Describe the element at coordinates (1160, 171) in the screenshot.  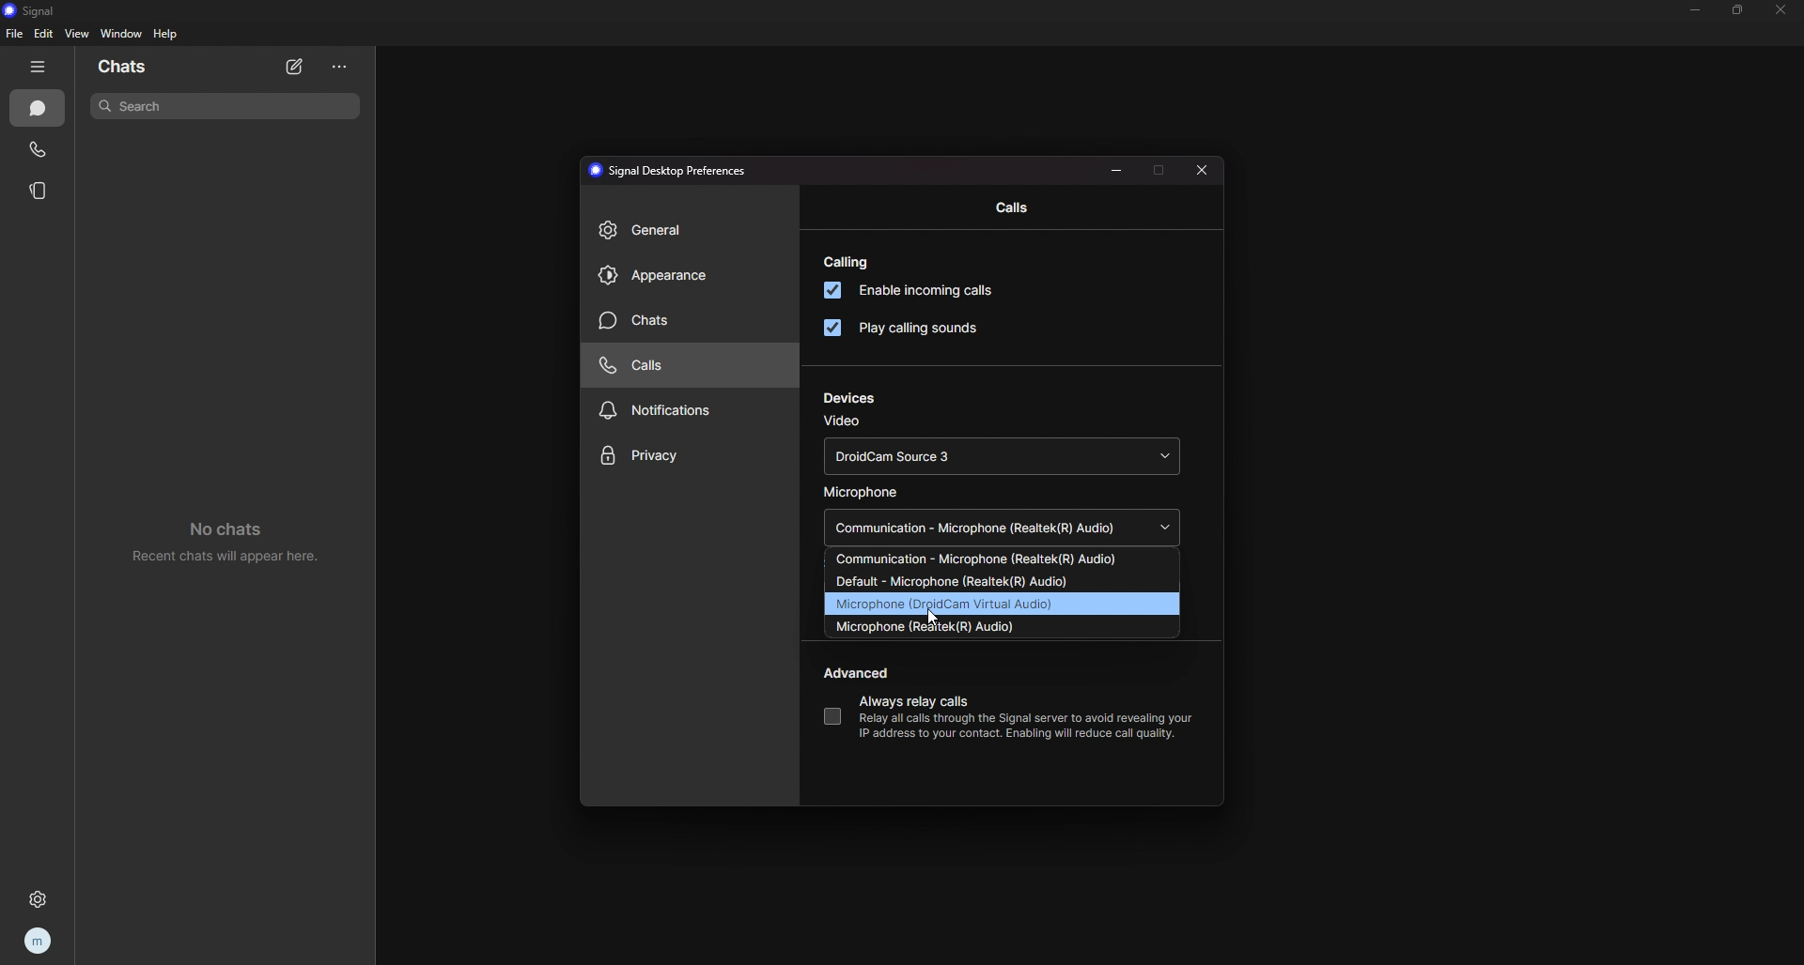
I see `maximize` at that location.